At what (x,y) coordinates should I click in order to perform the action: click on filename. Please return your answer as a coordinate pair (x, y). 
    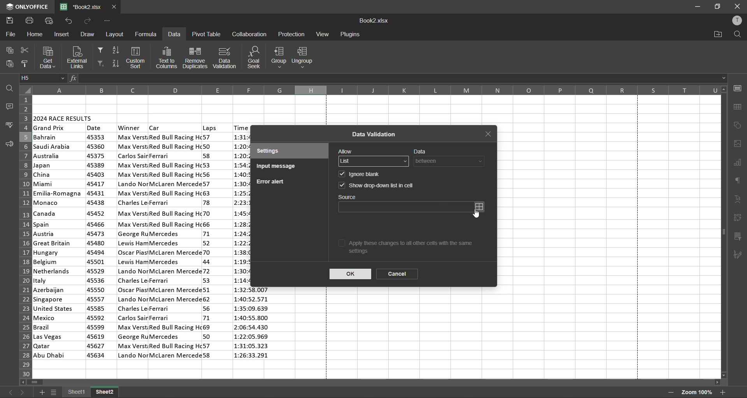
    Looking at the image, I should click on (84, 6).